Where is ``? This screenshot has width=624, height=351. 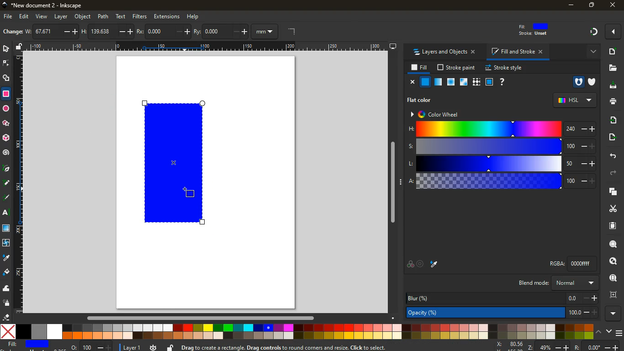
 is located at coordinates (210, 47).